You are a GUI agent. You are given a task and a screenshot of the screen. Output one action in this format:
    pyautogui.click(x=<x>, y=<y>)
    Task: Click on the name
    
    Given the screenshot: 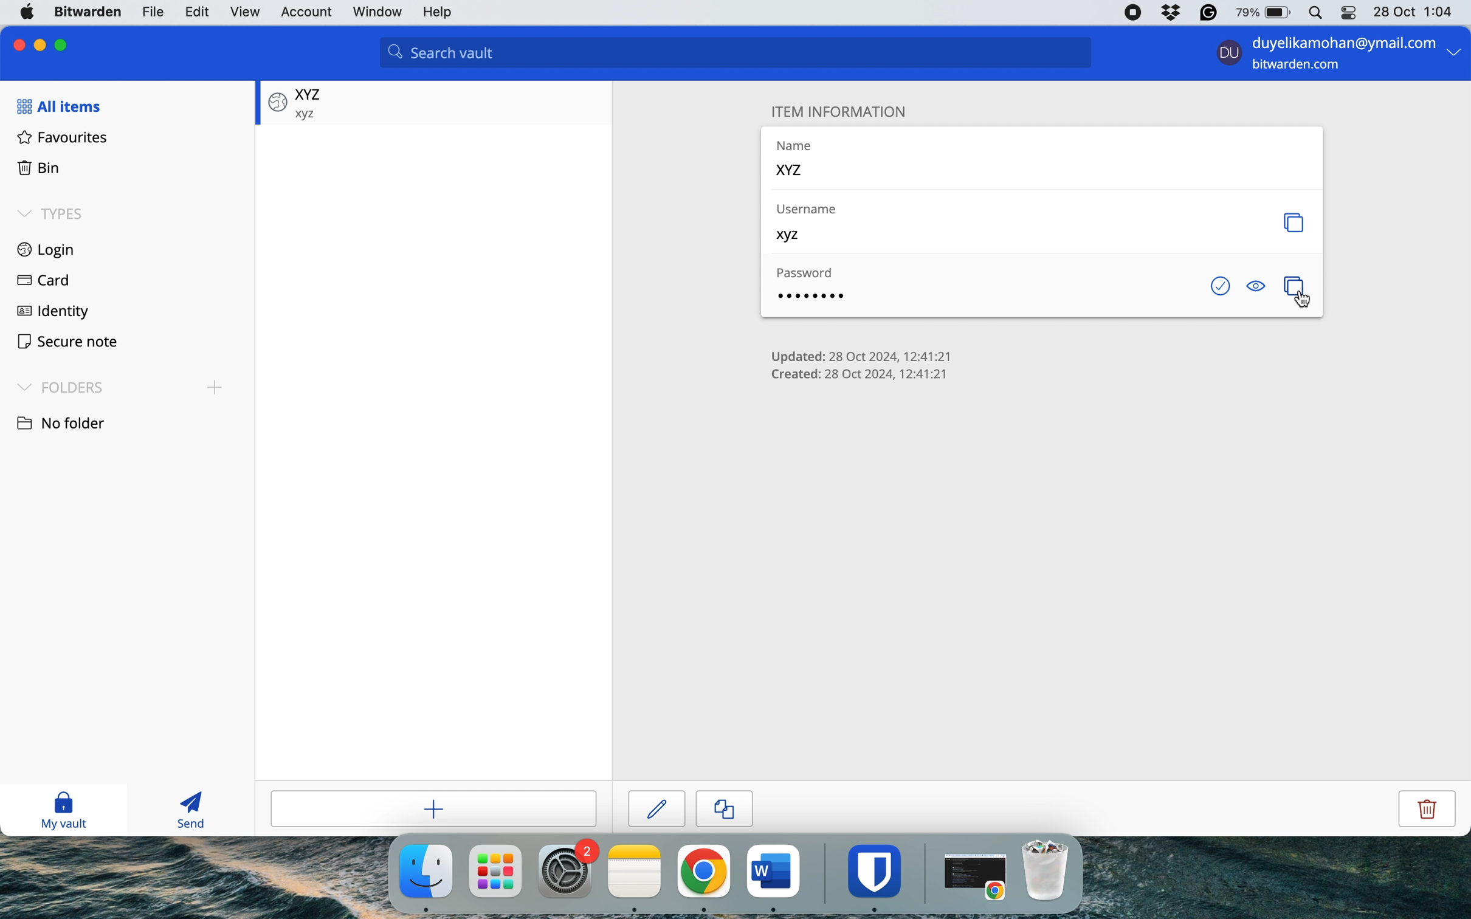 What is the action you would take?
    pyautogui.click(x=802, y=159)
    